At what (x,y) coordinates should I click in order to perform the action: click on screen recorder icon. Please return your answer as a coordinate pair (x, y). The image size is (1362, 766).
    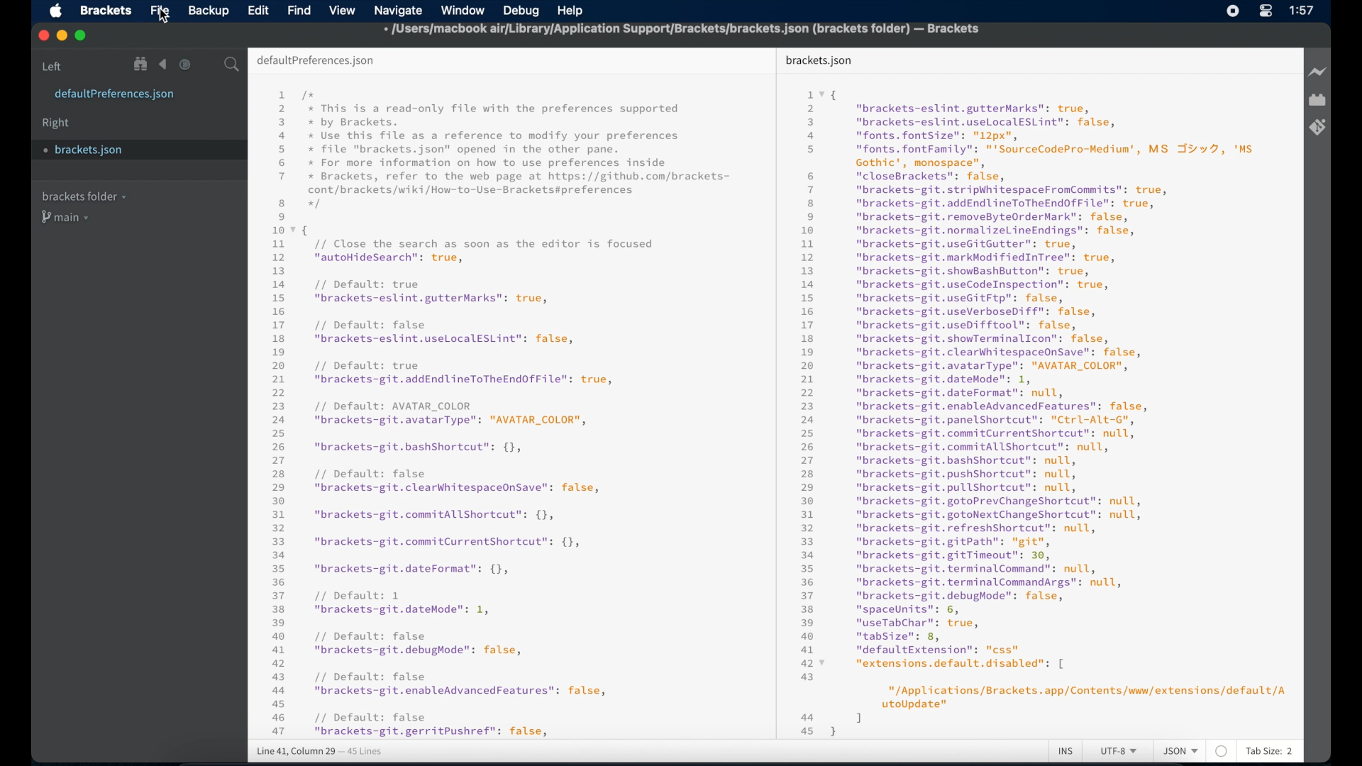
    Looking at the image, I should click on (1234, 11).